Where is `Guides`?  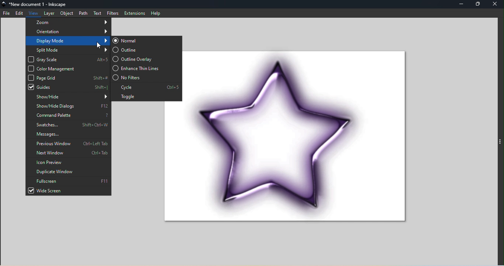
Guides is located at coordinates (69, 87).